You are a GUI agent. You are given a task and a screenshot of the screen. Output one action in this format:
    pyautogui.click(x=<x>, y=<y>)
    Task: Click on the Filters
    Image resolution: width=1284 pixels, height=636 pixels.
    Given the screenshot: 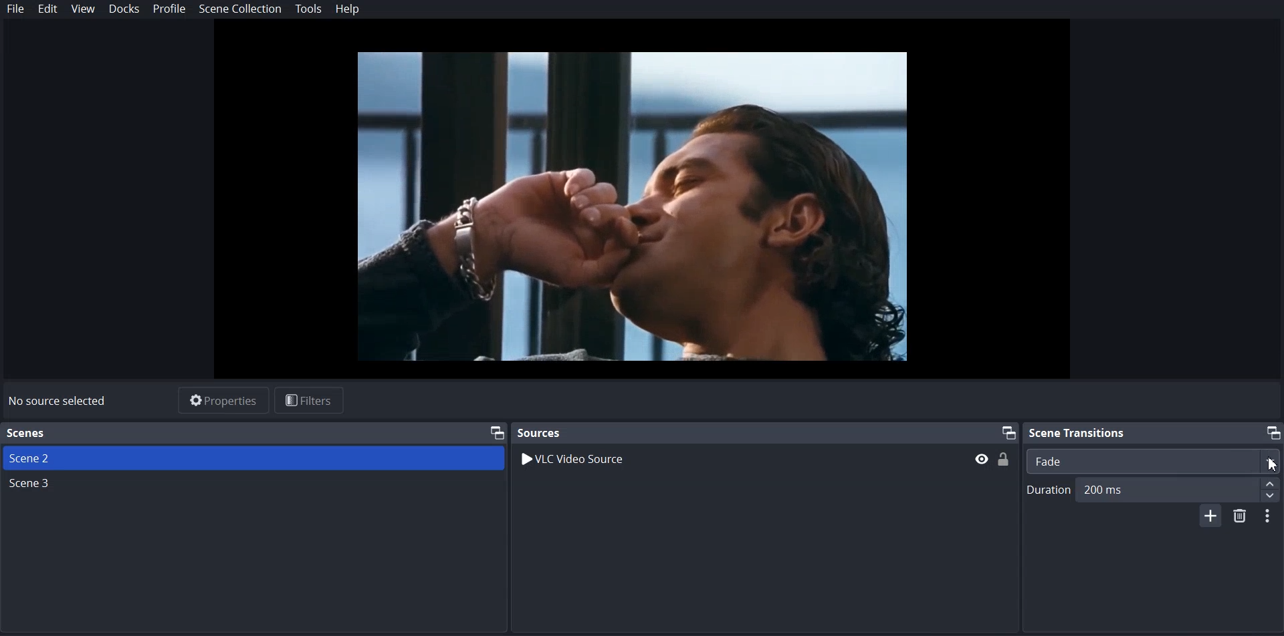 What is the action you would take?
    pyautogui.click(x=310, y=401)
    